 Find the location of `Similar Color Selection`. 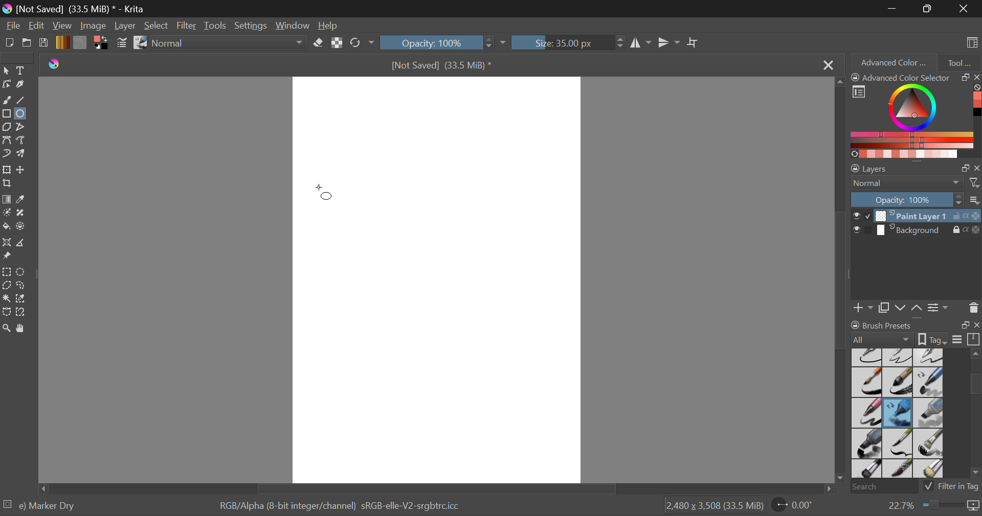

Similar Color Selection is located at coordinates (24, 299).